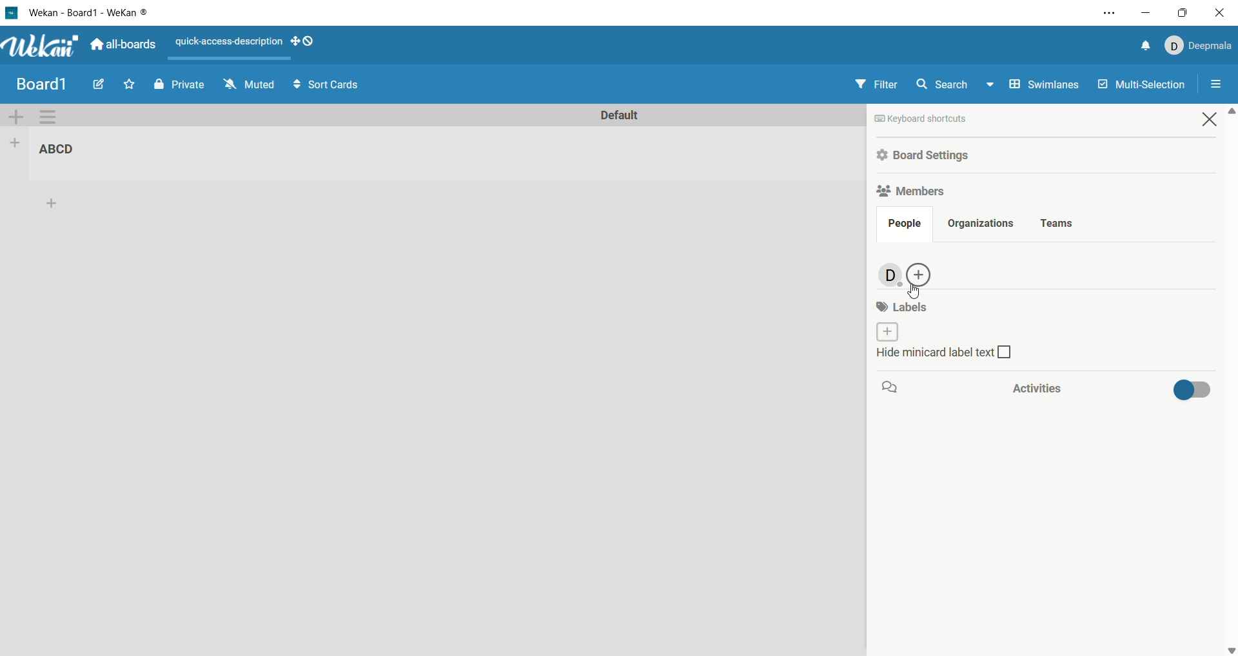 This screenshot has height=656, width=1238. I want to click on vertical scroll bar, so click(1230, 380).